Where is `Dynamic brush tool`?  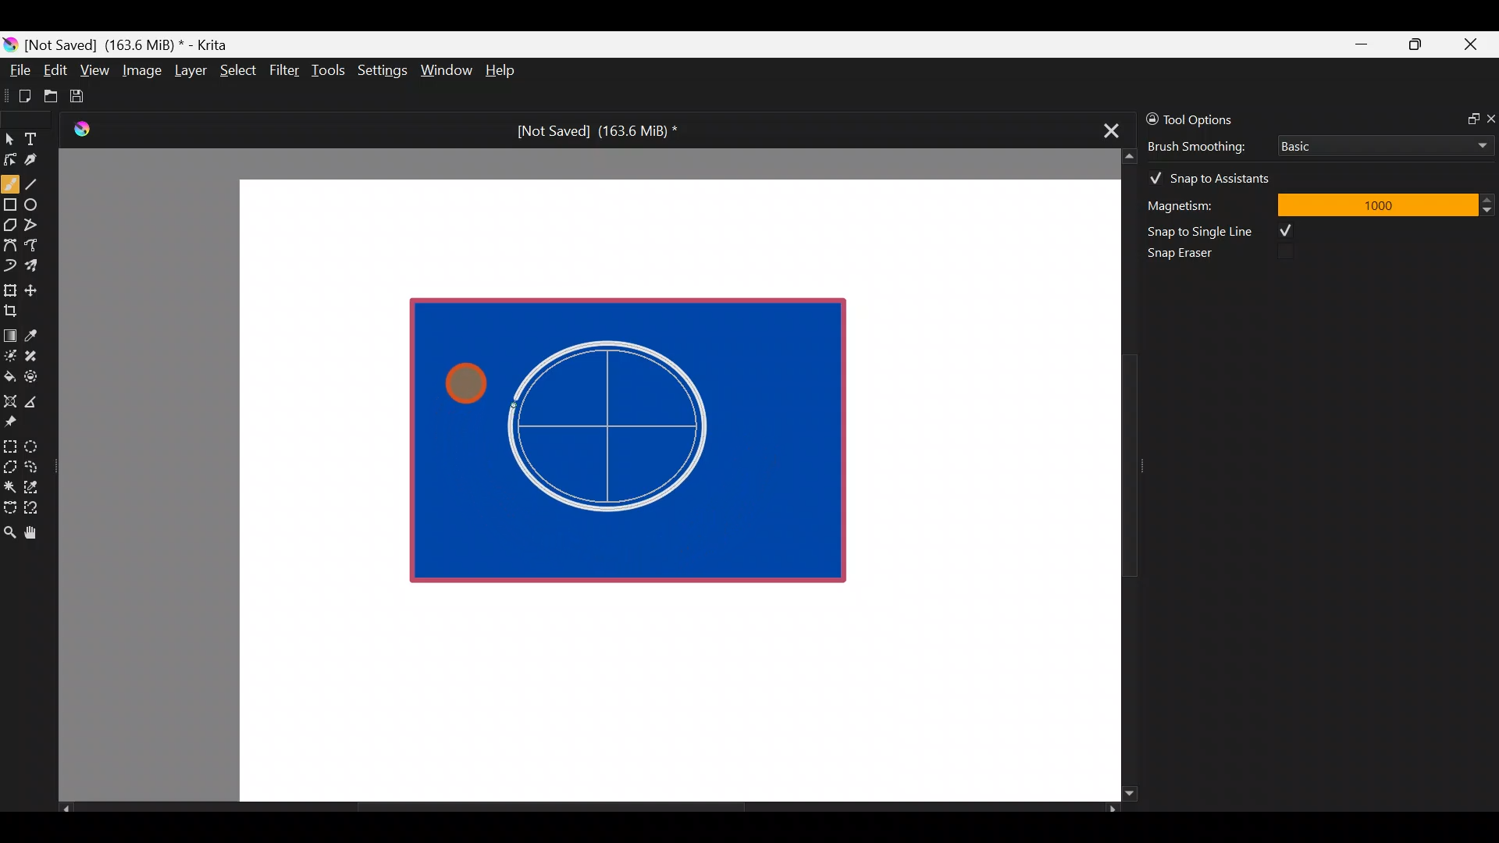
Dynamic brush tool is located at coordinates (11, 265).